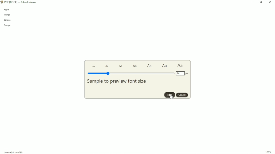 Image resolution: width=275 pixels, height=154 pixels. Describe the element at coordinates (8, 25) in the screenshot. I see `orange` at that location.